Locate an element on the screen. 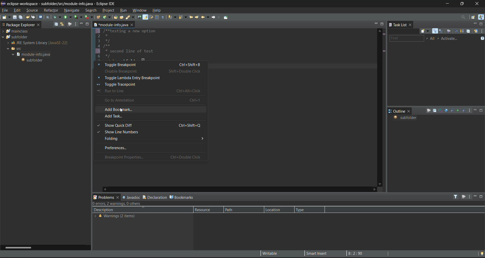 The width and height of the screenshot is (485, 258). go to annotation is located at coordinates (151, 100).